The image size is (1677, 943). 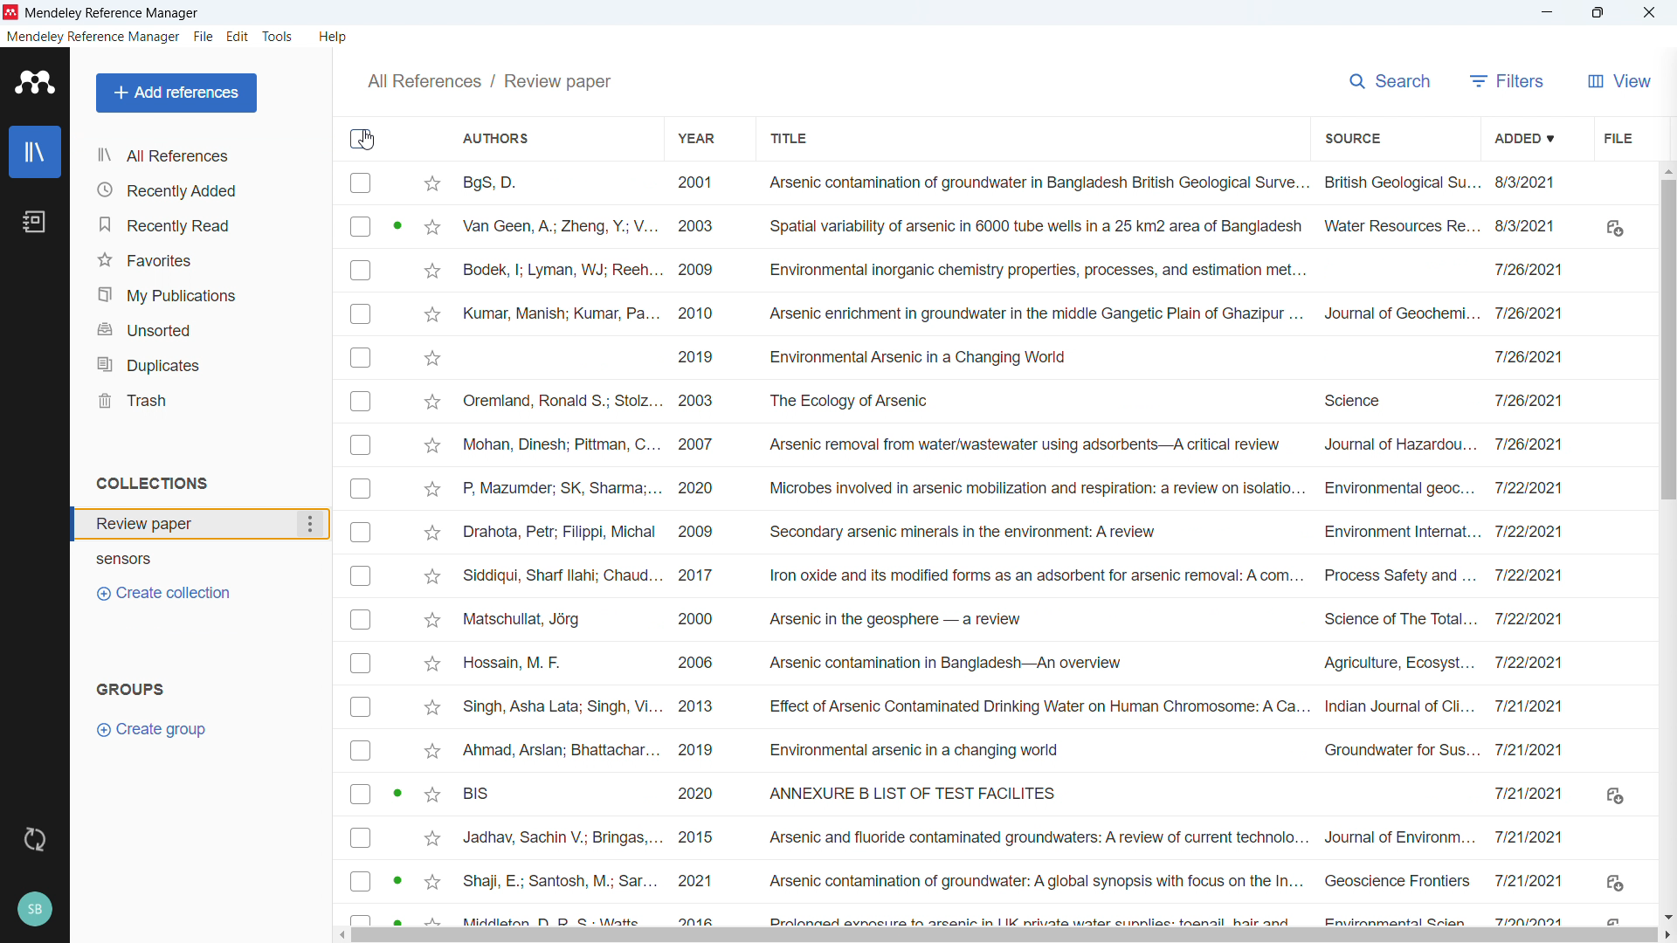 What do you see at coordinates (432, 795) in the screenshot?
I see `Star mark respective publication` at bounding box center [432, 795].